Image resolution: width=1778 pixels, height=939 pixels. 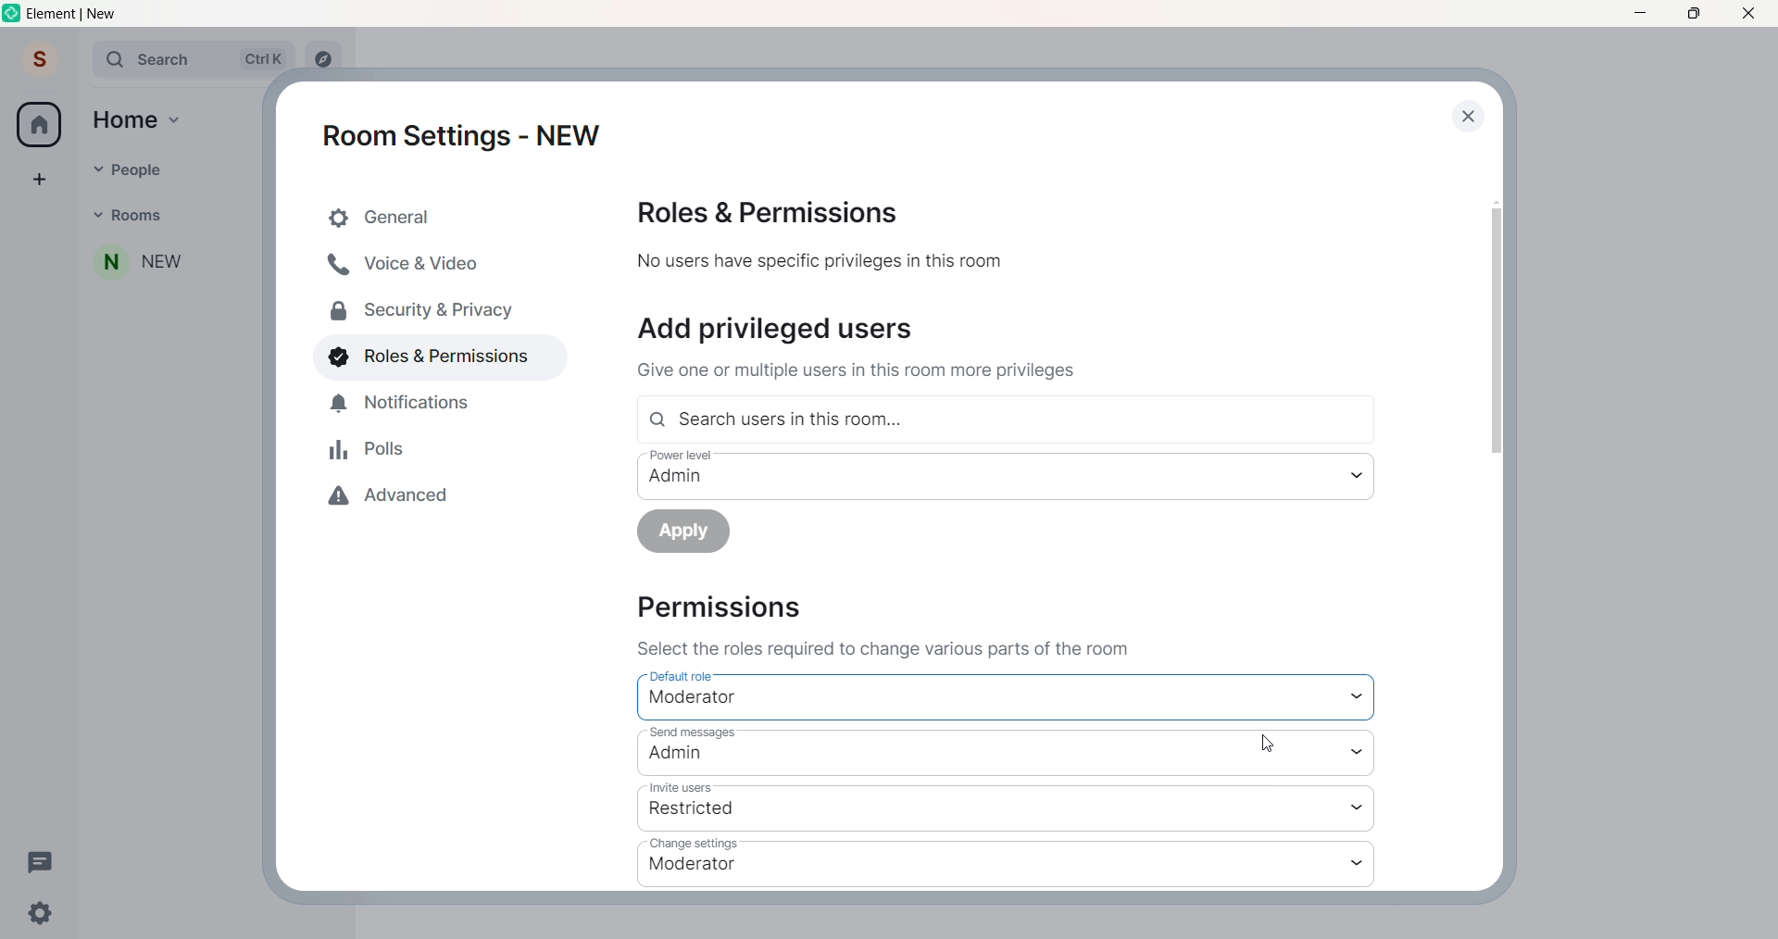 What do you see at coordinates (183, 57) in the screenshot?
I see `search` at bounding box center [183, 57].